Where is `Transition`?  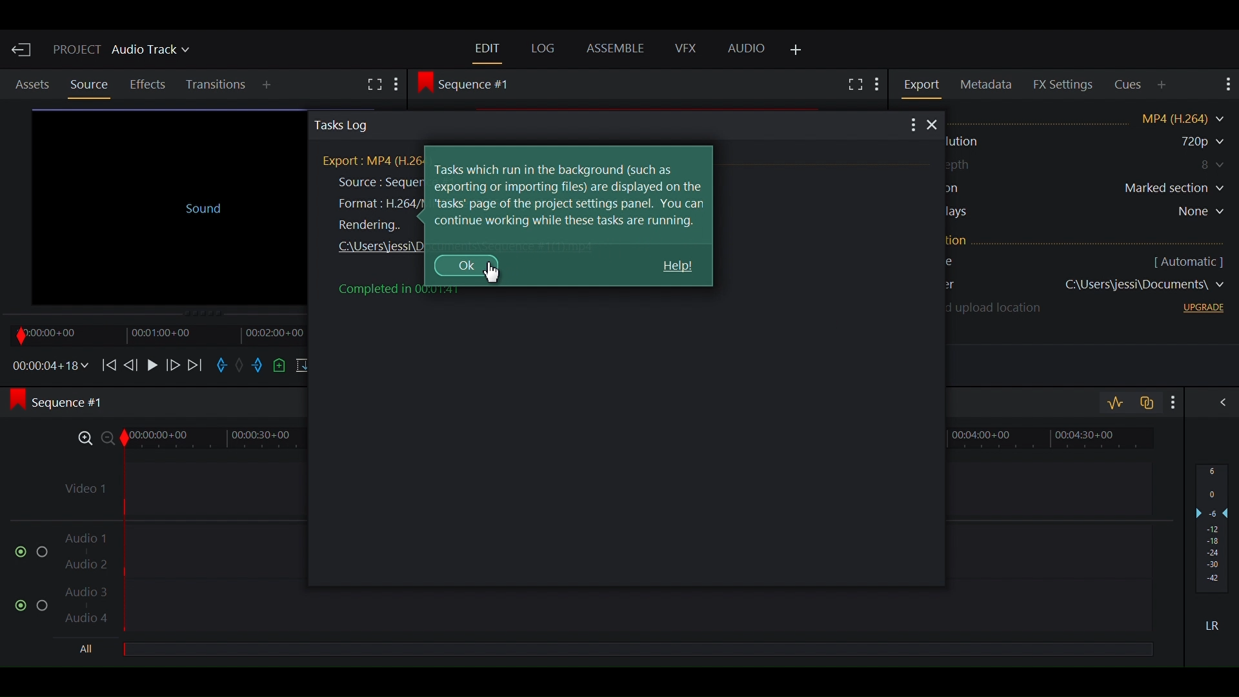
Transition is located at coordinates (217, 85).